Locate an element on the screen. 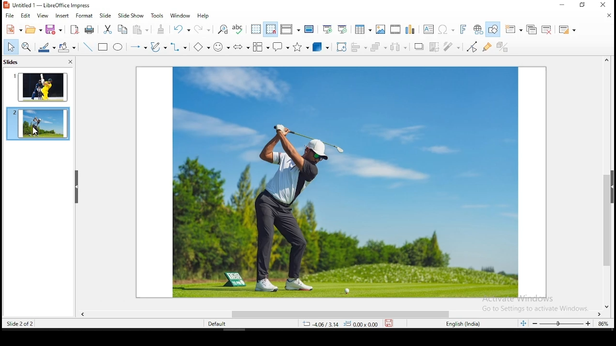  copy is located at coordinates (121, 29).